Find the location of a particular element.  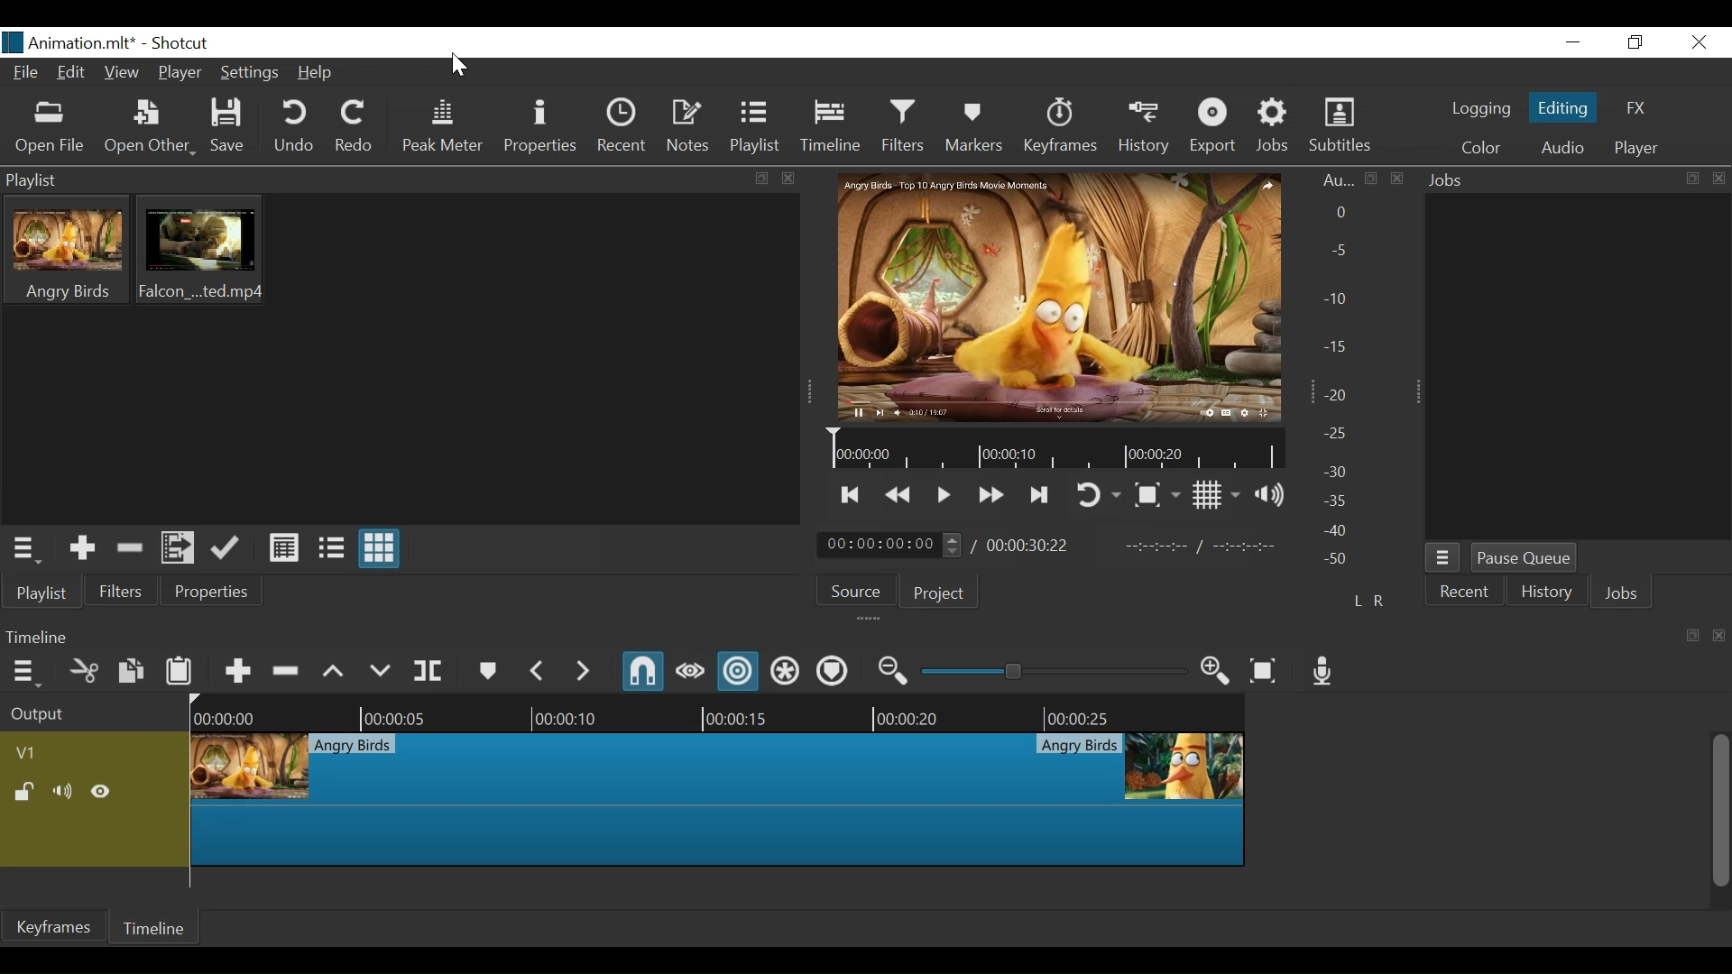

Zoom timeline out is located at coordinates (894, 671).